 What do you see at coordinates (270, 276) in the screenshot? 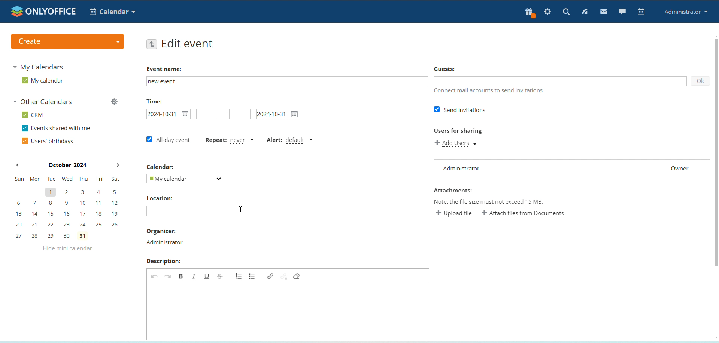
I see `link` at bounding box center [270, 276].